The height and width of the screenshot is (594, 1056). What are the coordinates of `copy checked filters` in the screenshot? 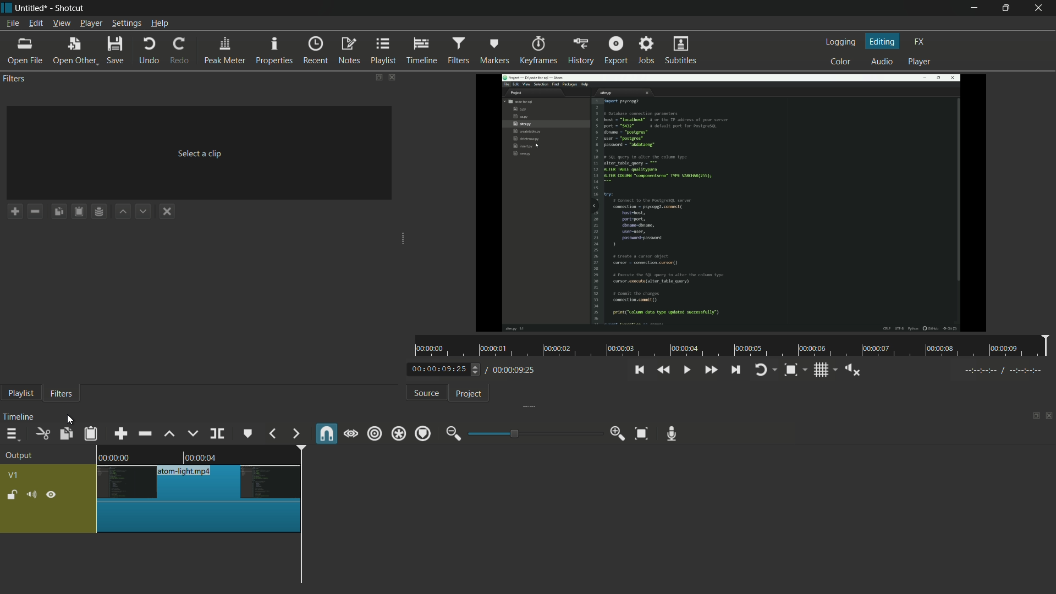 It's located at (61, 211).